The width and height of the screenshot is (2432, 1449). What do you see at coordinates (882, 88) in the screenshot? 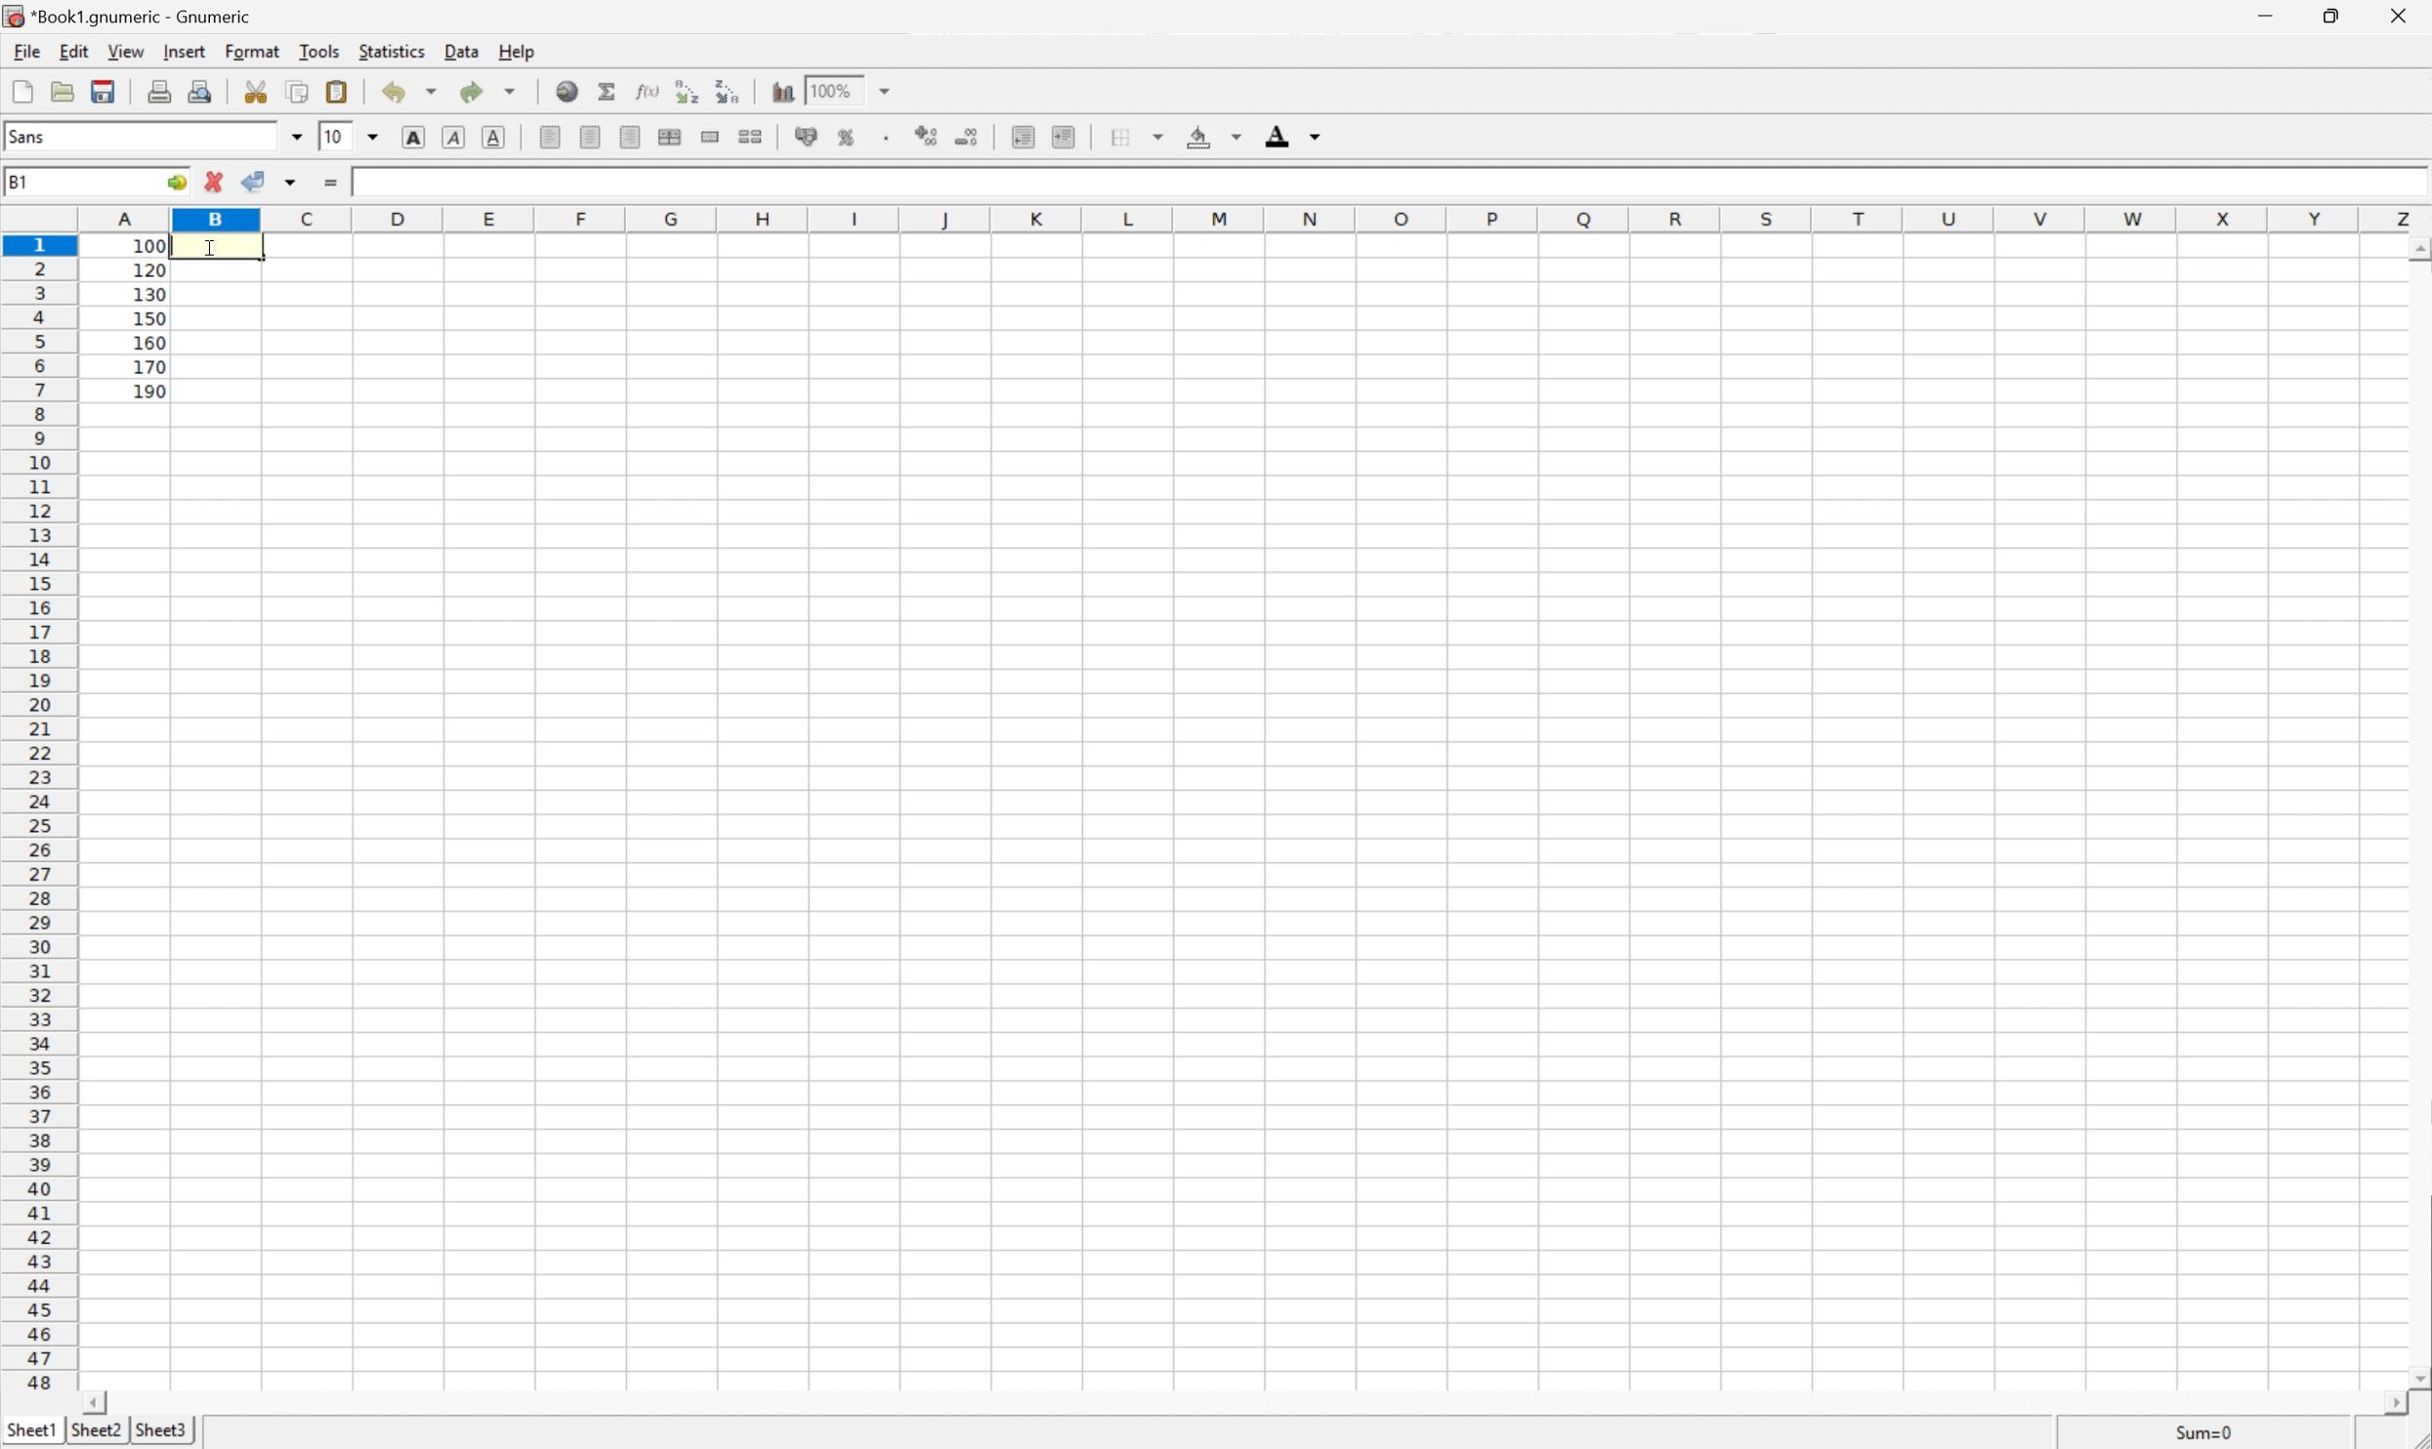
I see `Drop Down` at bounding box center [882, 88].